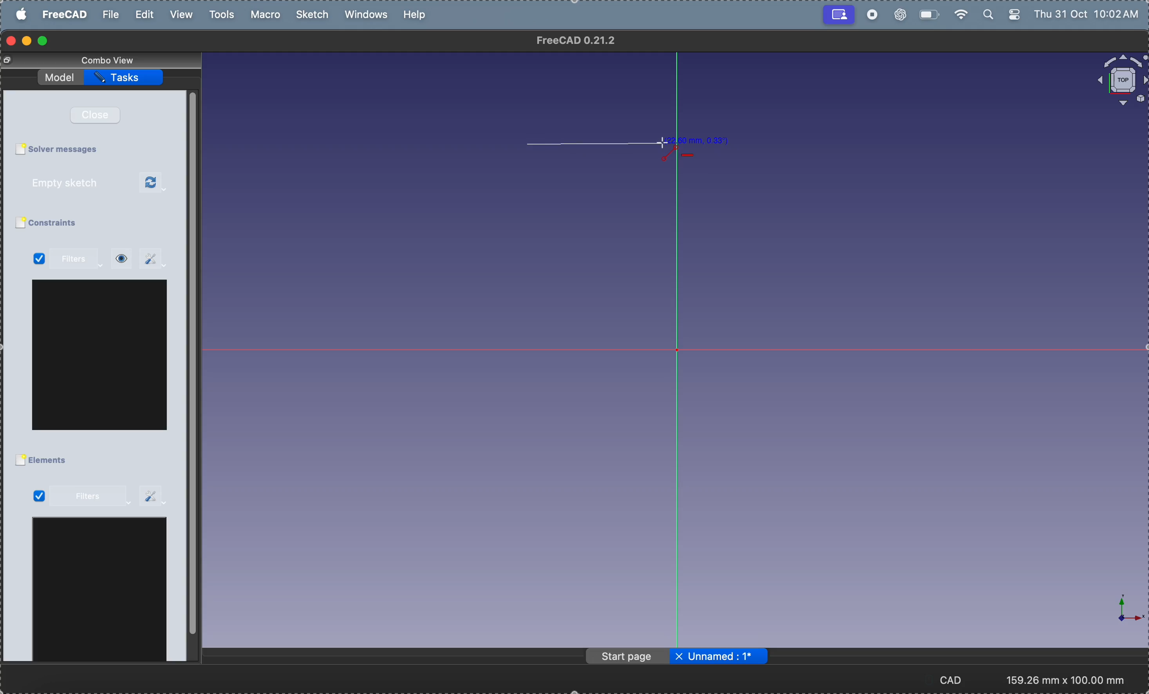 This screenshot has width=1149, height=694. I want to click on empty sketch, so click(76, 183).